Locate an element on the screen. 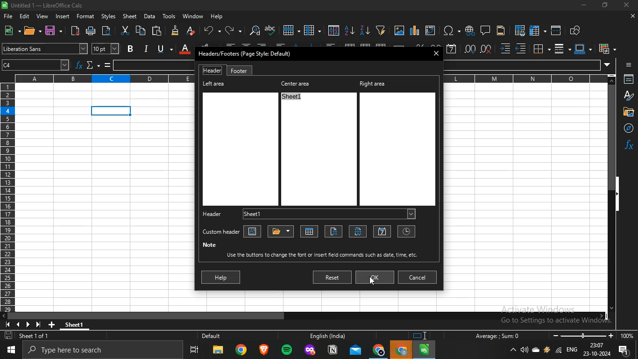 The width and height of the screenshot is (638, 359). English (India) is located at coordinates (327, 336).